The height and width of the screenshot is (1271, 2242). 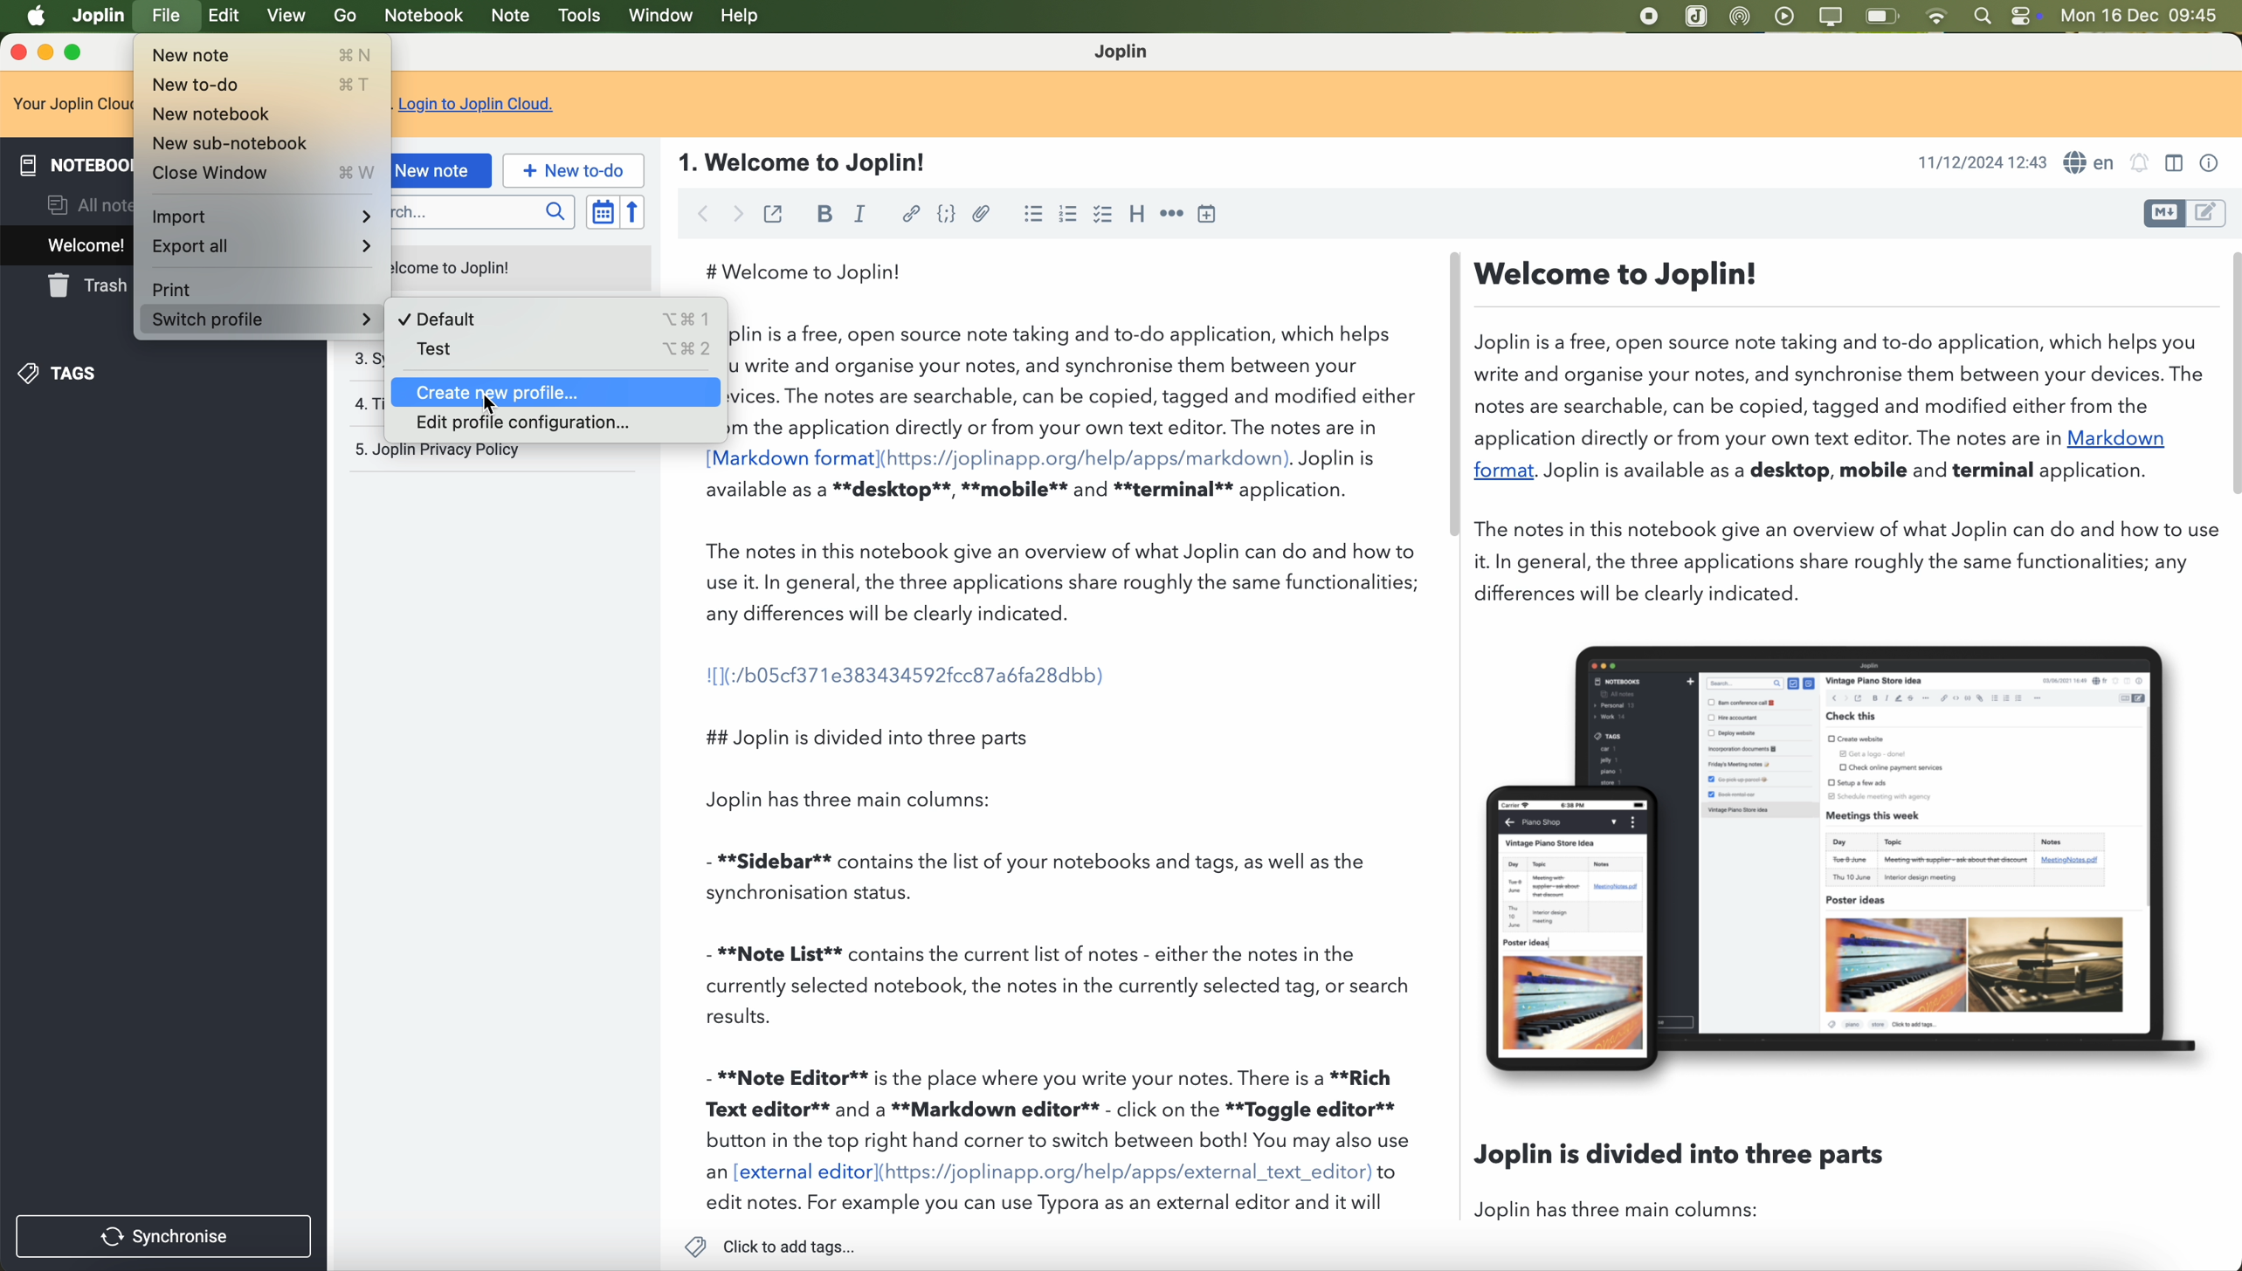 I want to click on Default, so click(x=558, y=314).